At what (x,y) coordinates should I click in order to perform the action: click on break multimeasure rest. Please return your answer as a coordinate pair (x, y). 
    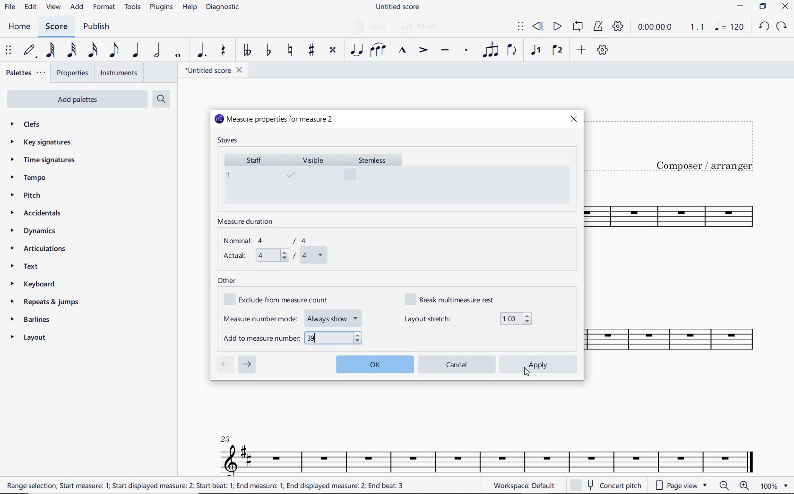
    Looking at the image, I should click on (456, 299).